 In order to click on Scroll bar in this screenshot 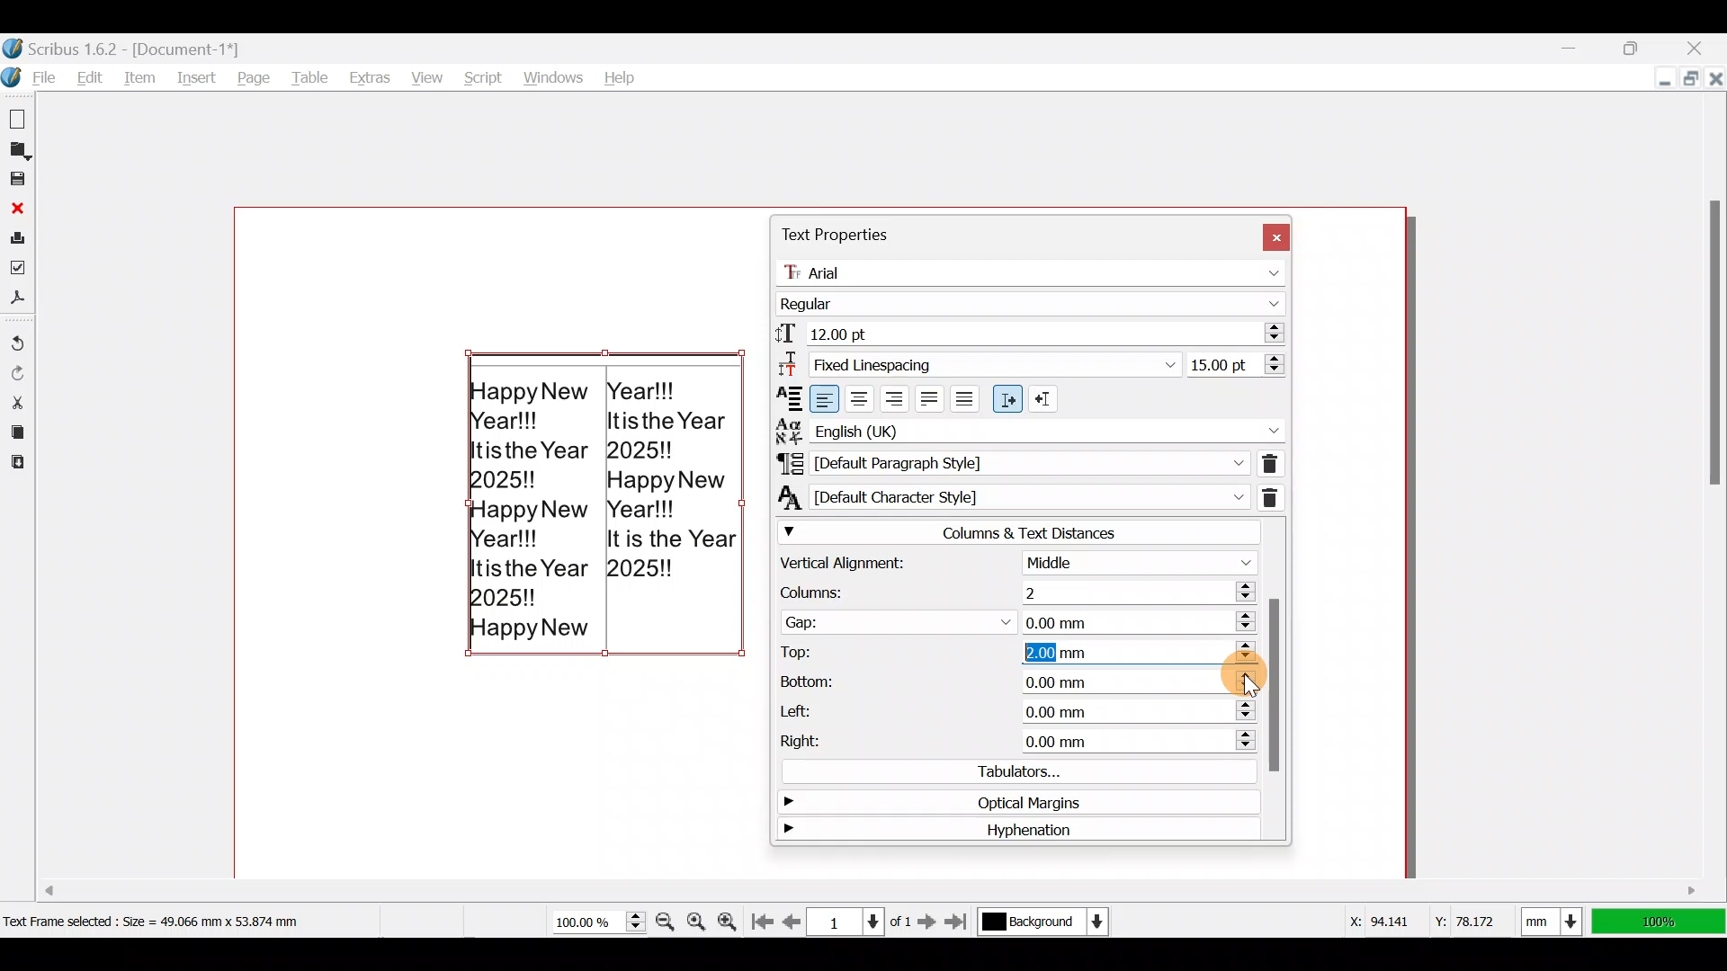, I will do `click(1275, 680)`.